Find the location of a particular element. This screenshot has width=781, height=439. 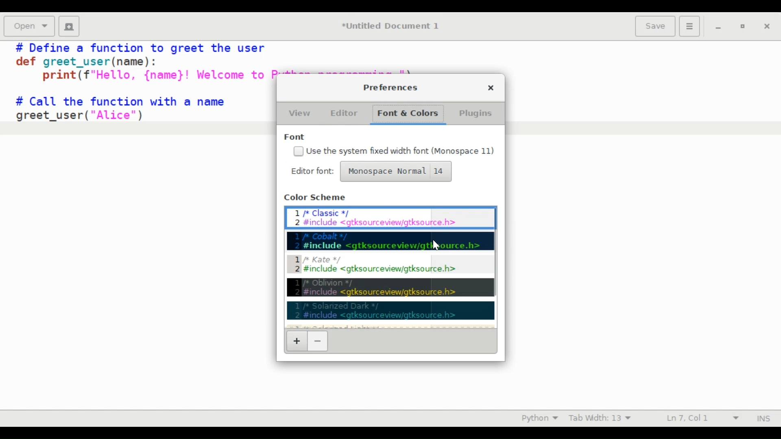

Document name is located at coordinates (393, 26).